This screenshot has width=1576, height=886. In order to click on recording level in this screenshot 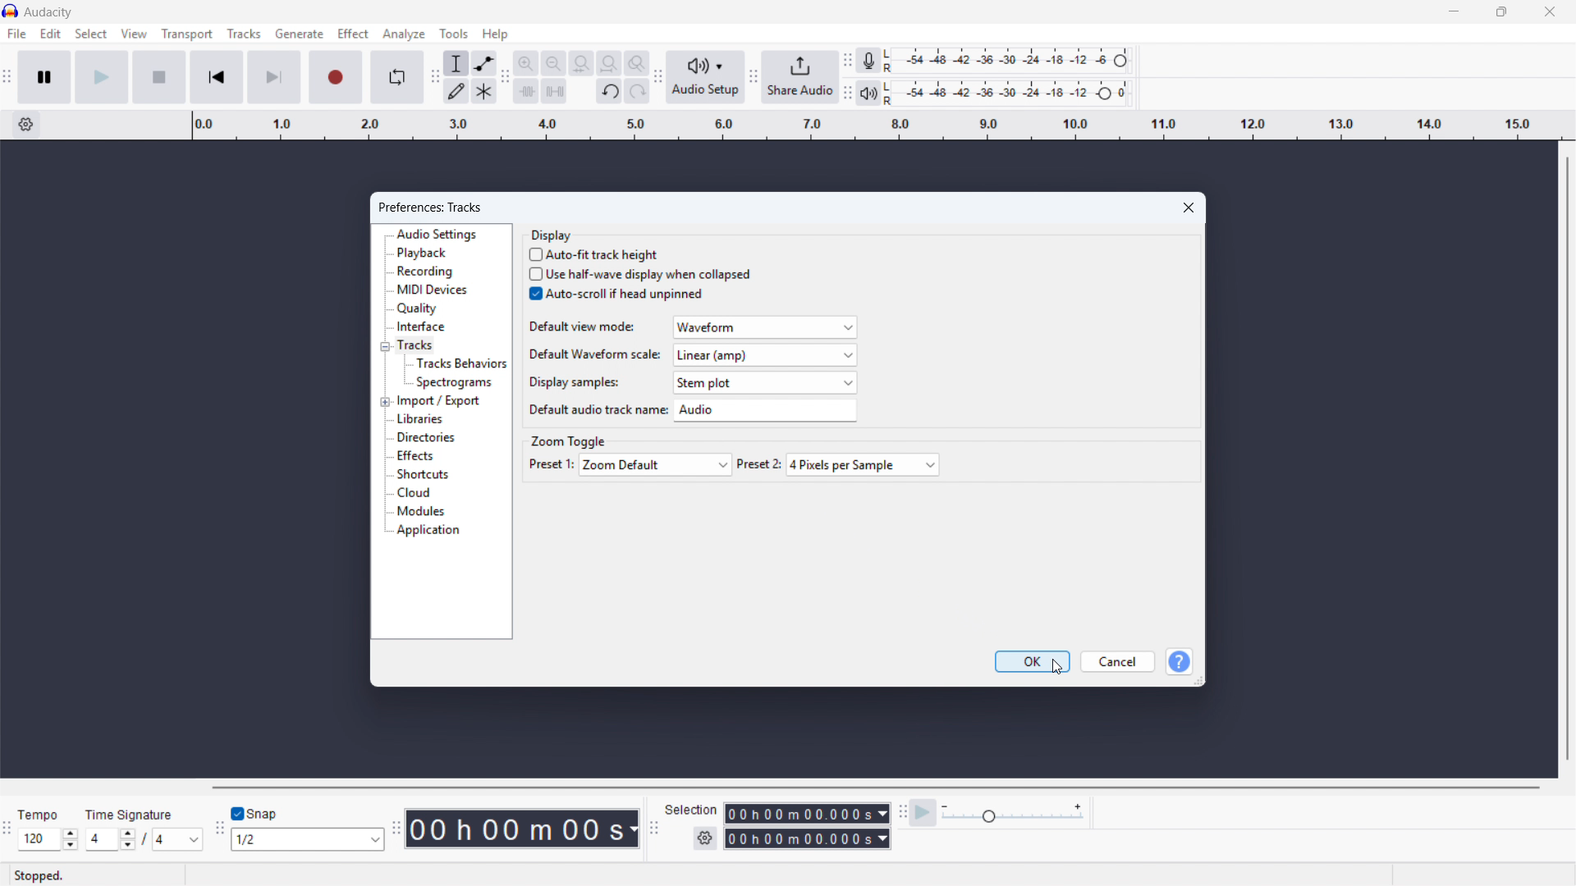, I will do `click(1011, 61)`.